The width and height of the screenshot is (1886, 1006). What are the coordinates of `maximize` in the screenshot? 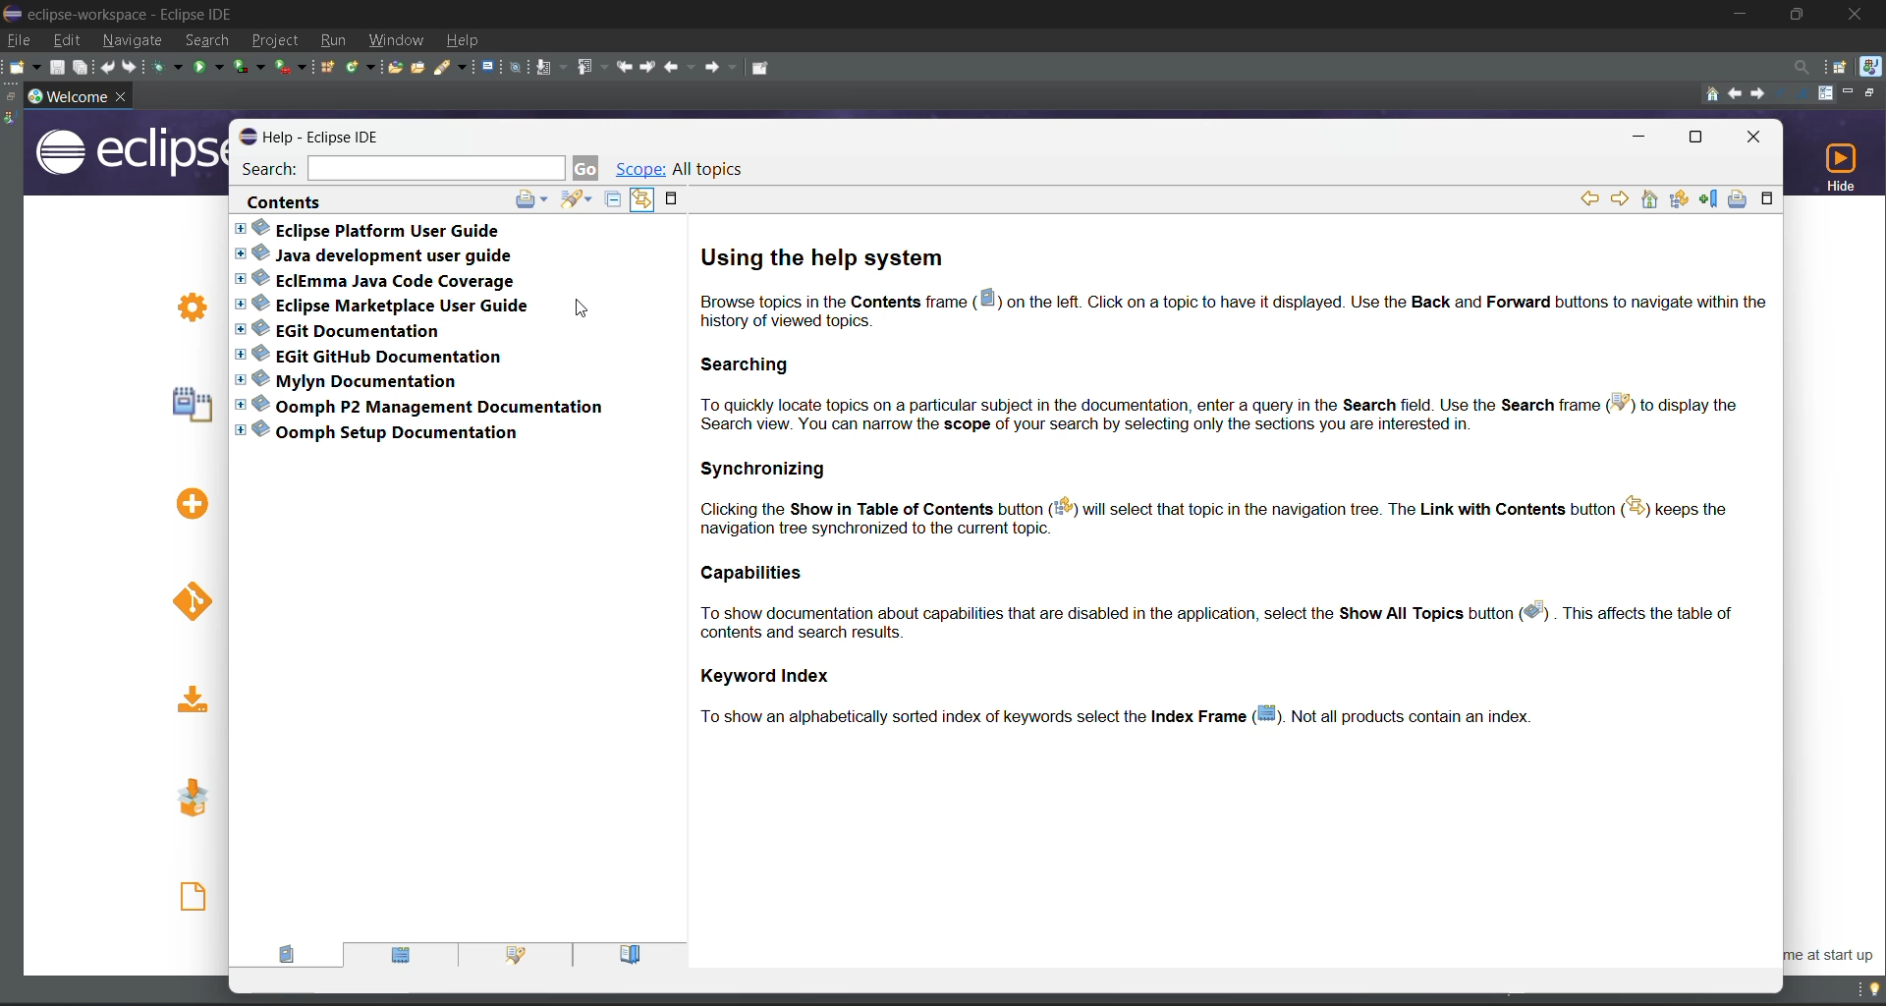 It's located at (1767, 201).